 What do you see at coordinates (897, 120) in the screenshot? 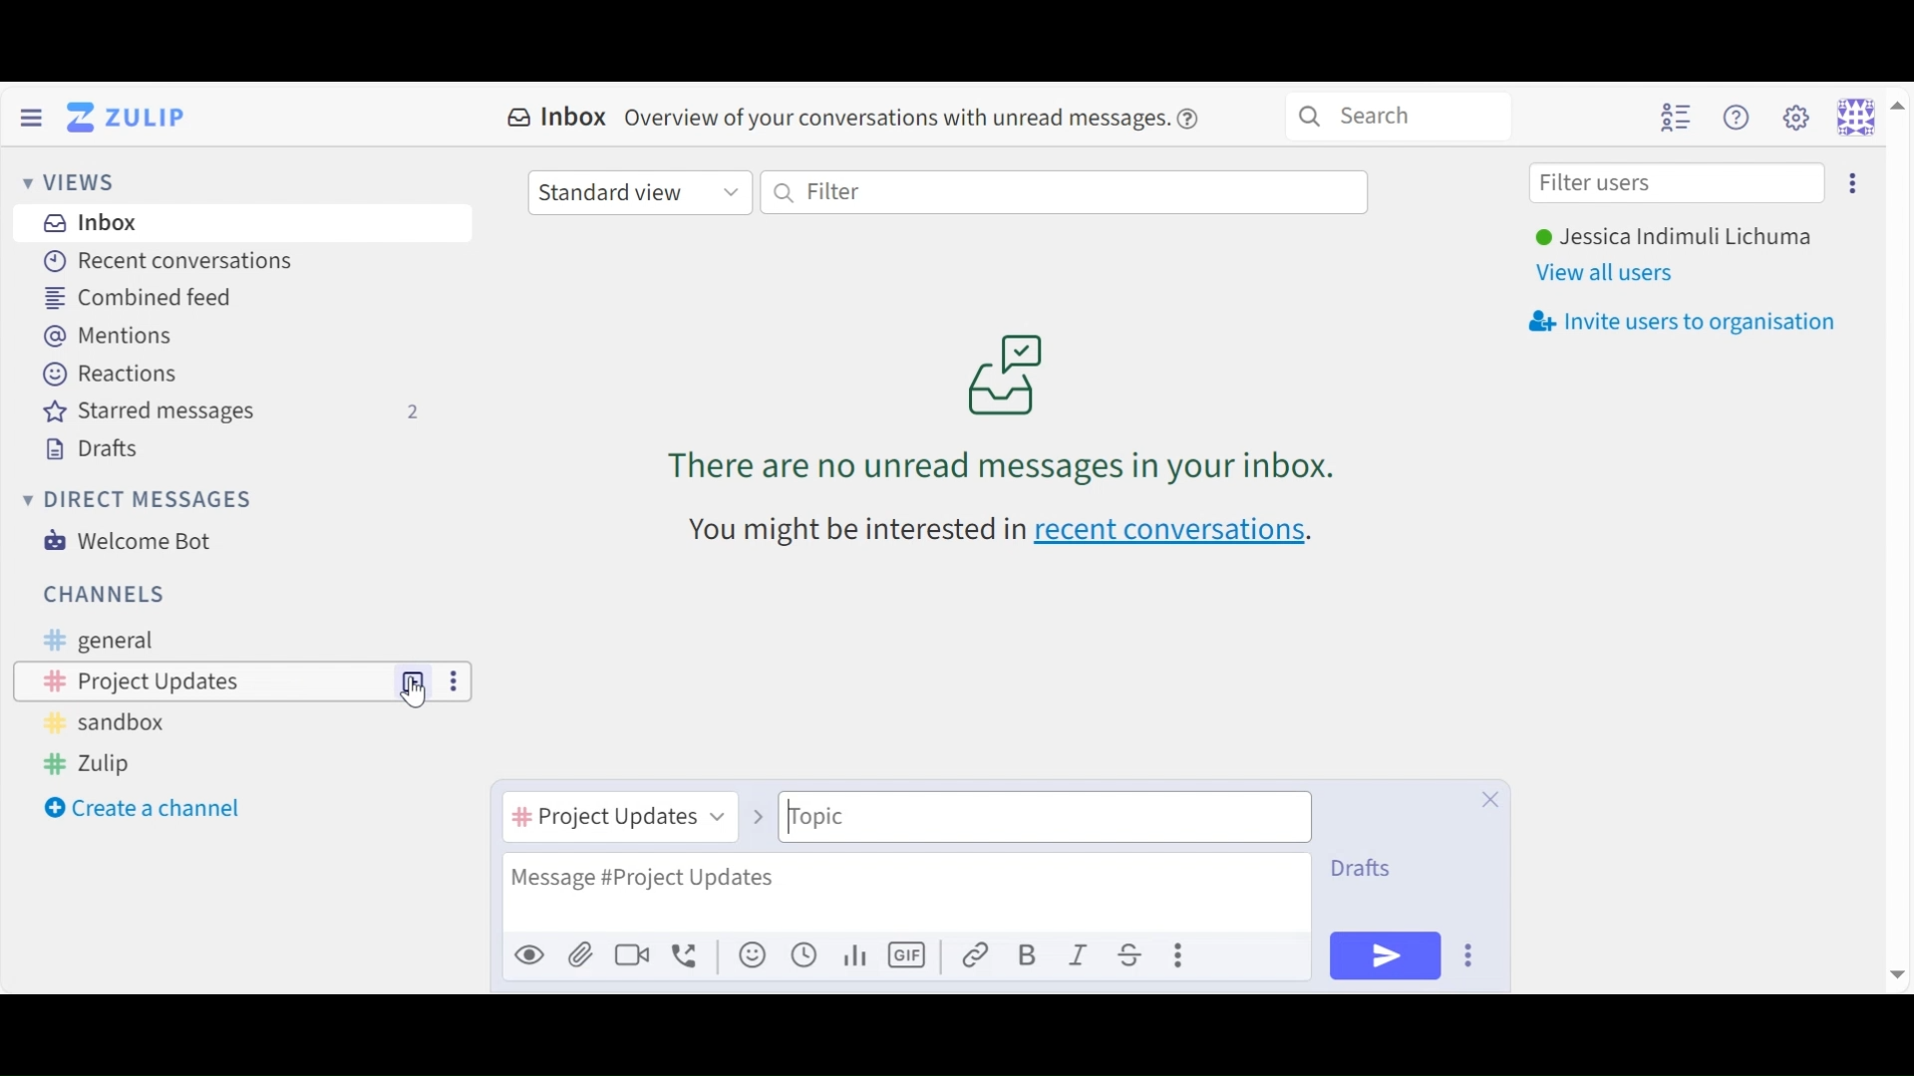
I see `overview of conversations` at bounding box center [897, 120].